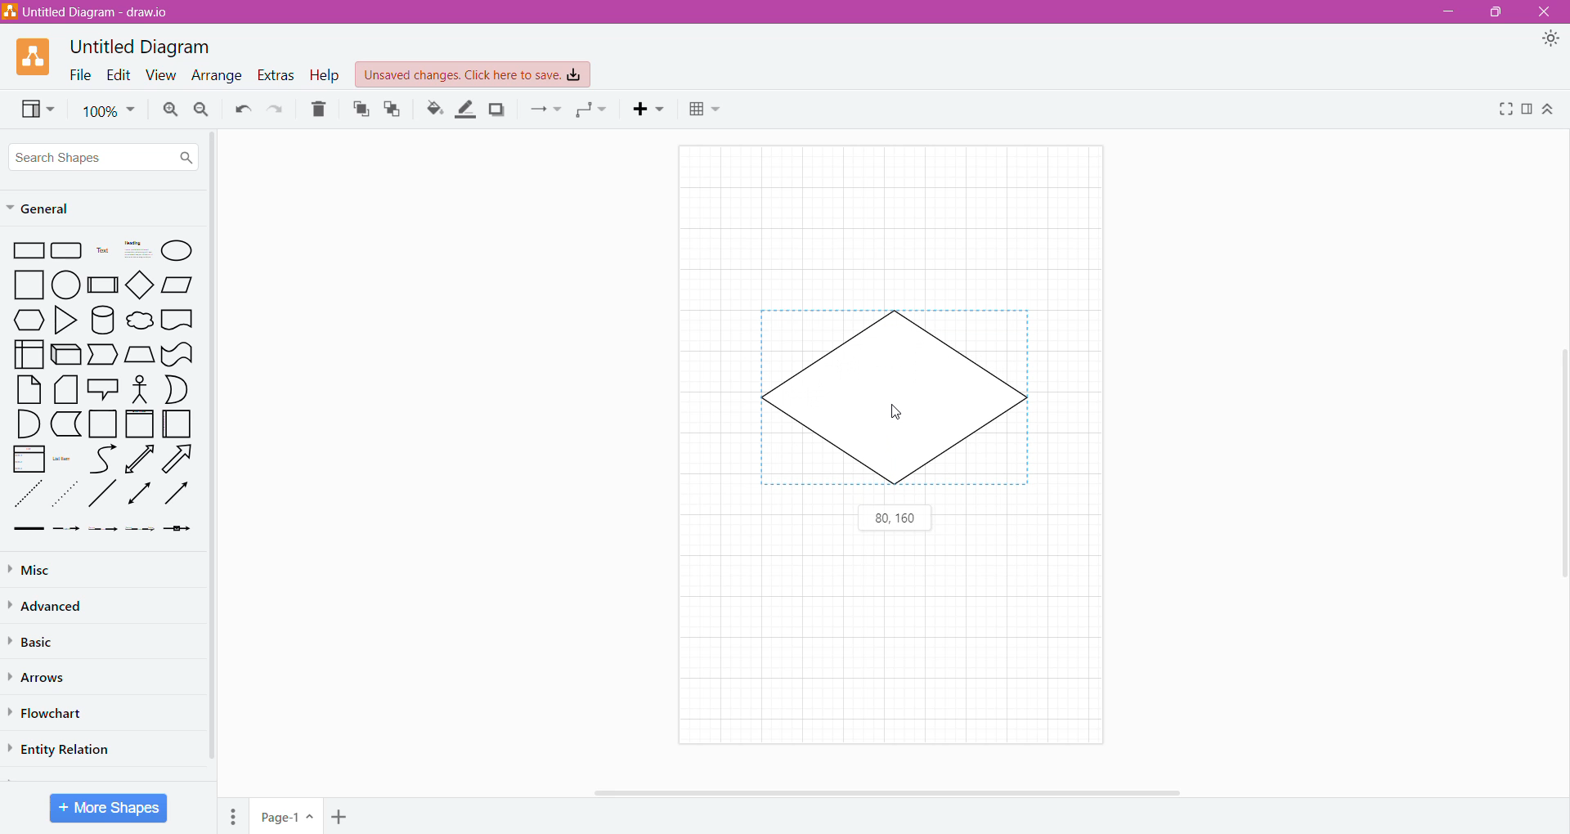 This screenshot has width=1570, height=834. What do you see at coordinates (67, 530) in the screenshot?
I see `Connector with Label` at bounding box center [67, 530].